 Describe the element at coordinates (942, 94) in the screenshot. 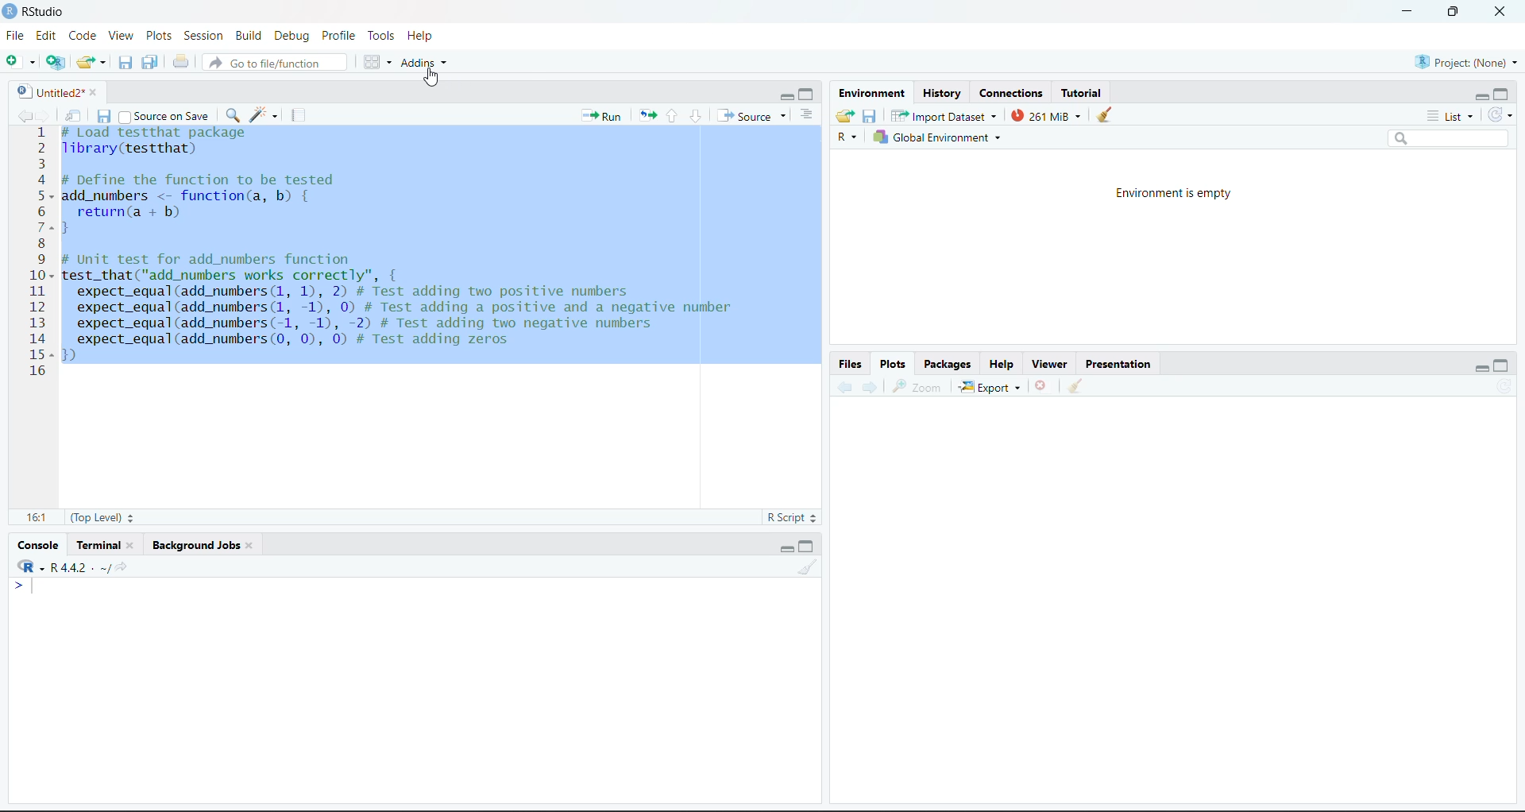

I see `History` at that location.